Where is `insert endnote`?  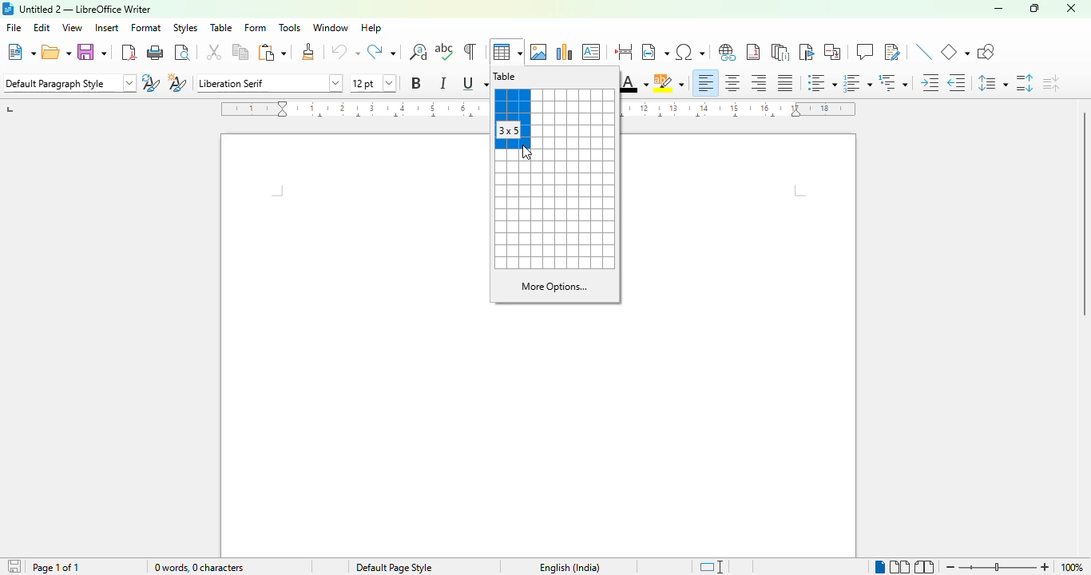 insert endnote is located at coordinates (781, 52).